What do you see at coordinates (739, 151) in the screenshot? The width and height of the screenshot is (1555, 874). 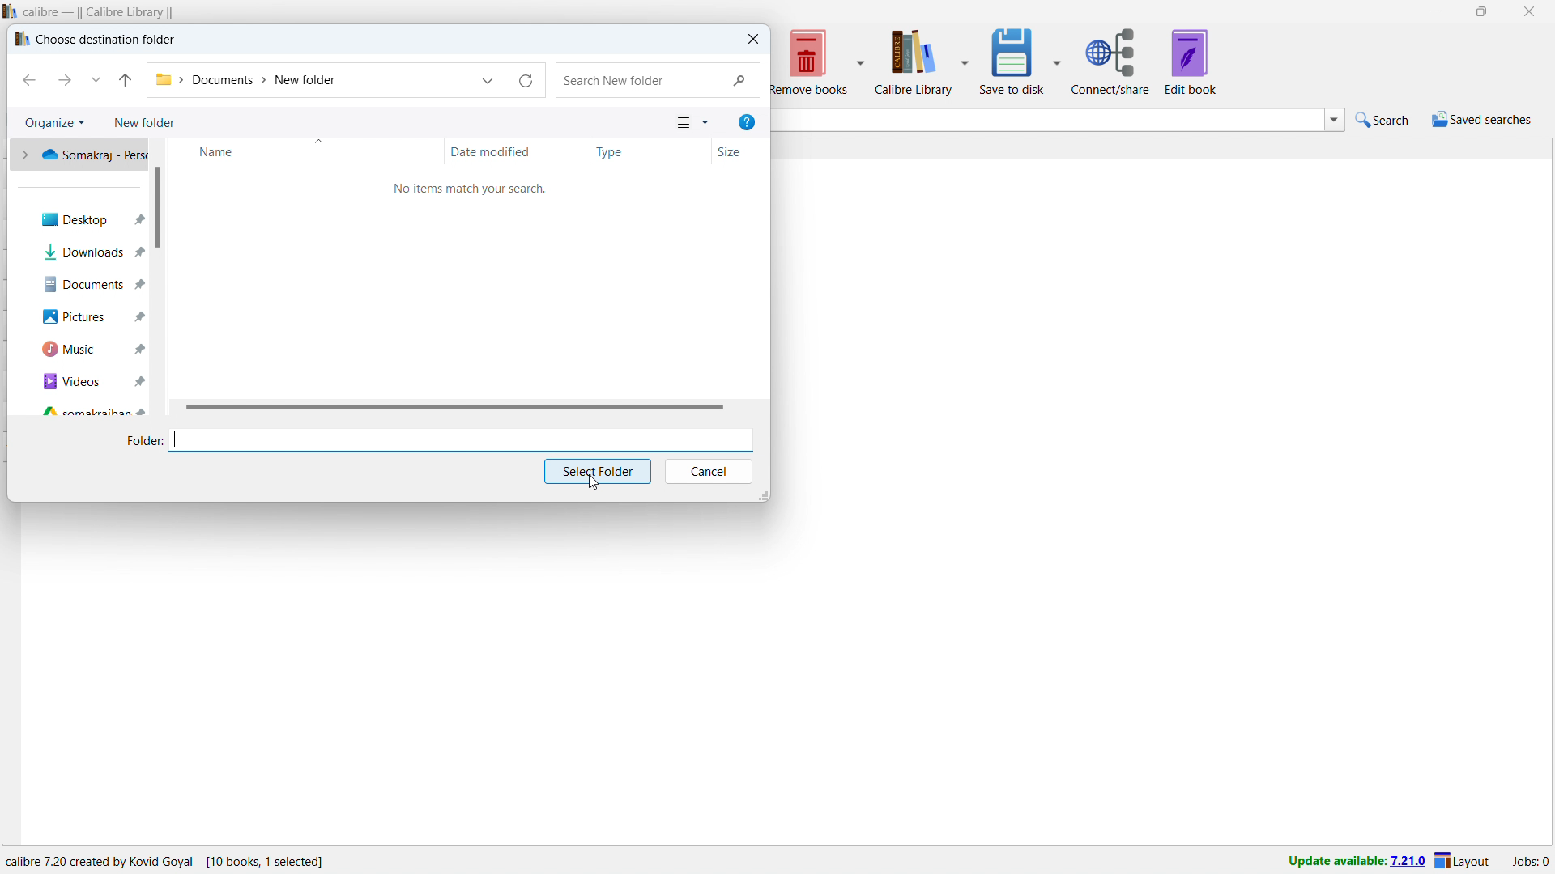 I see `sort by size` at bounding box center [739, 151].